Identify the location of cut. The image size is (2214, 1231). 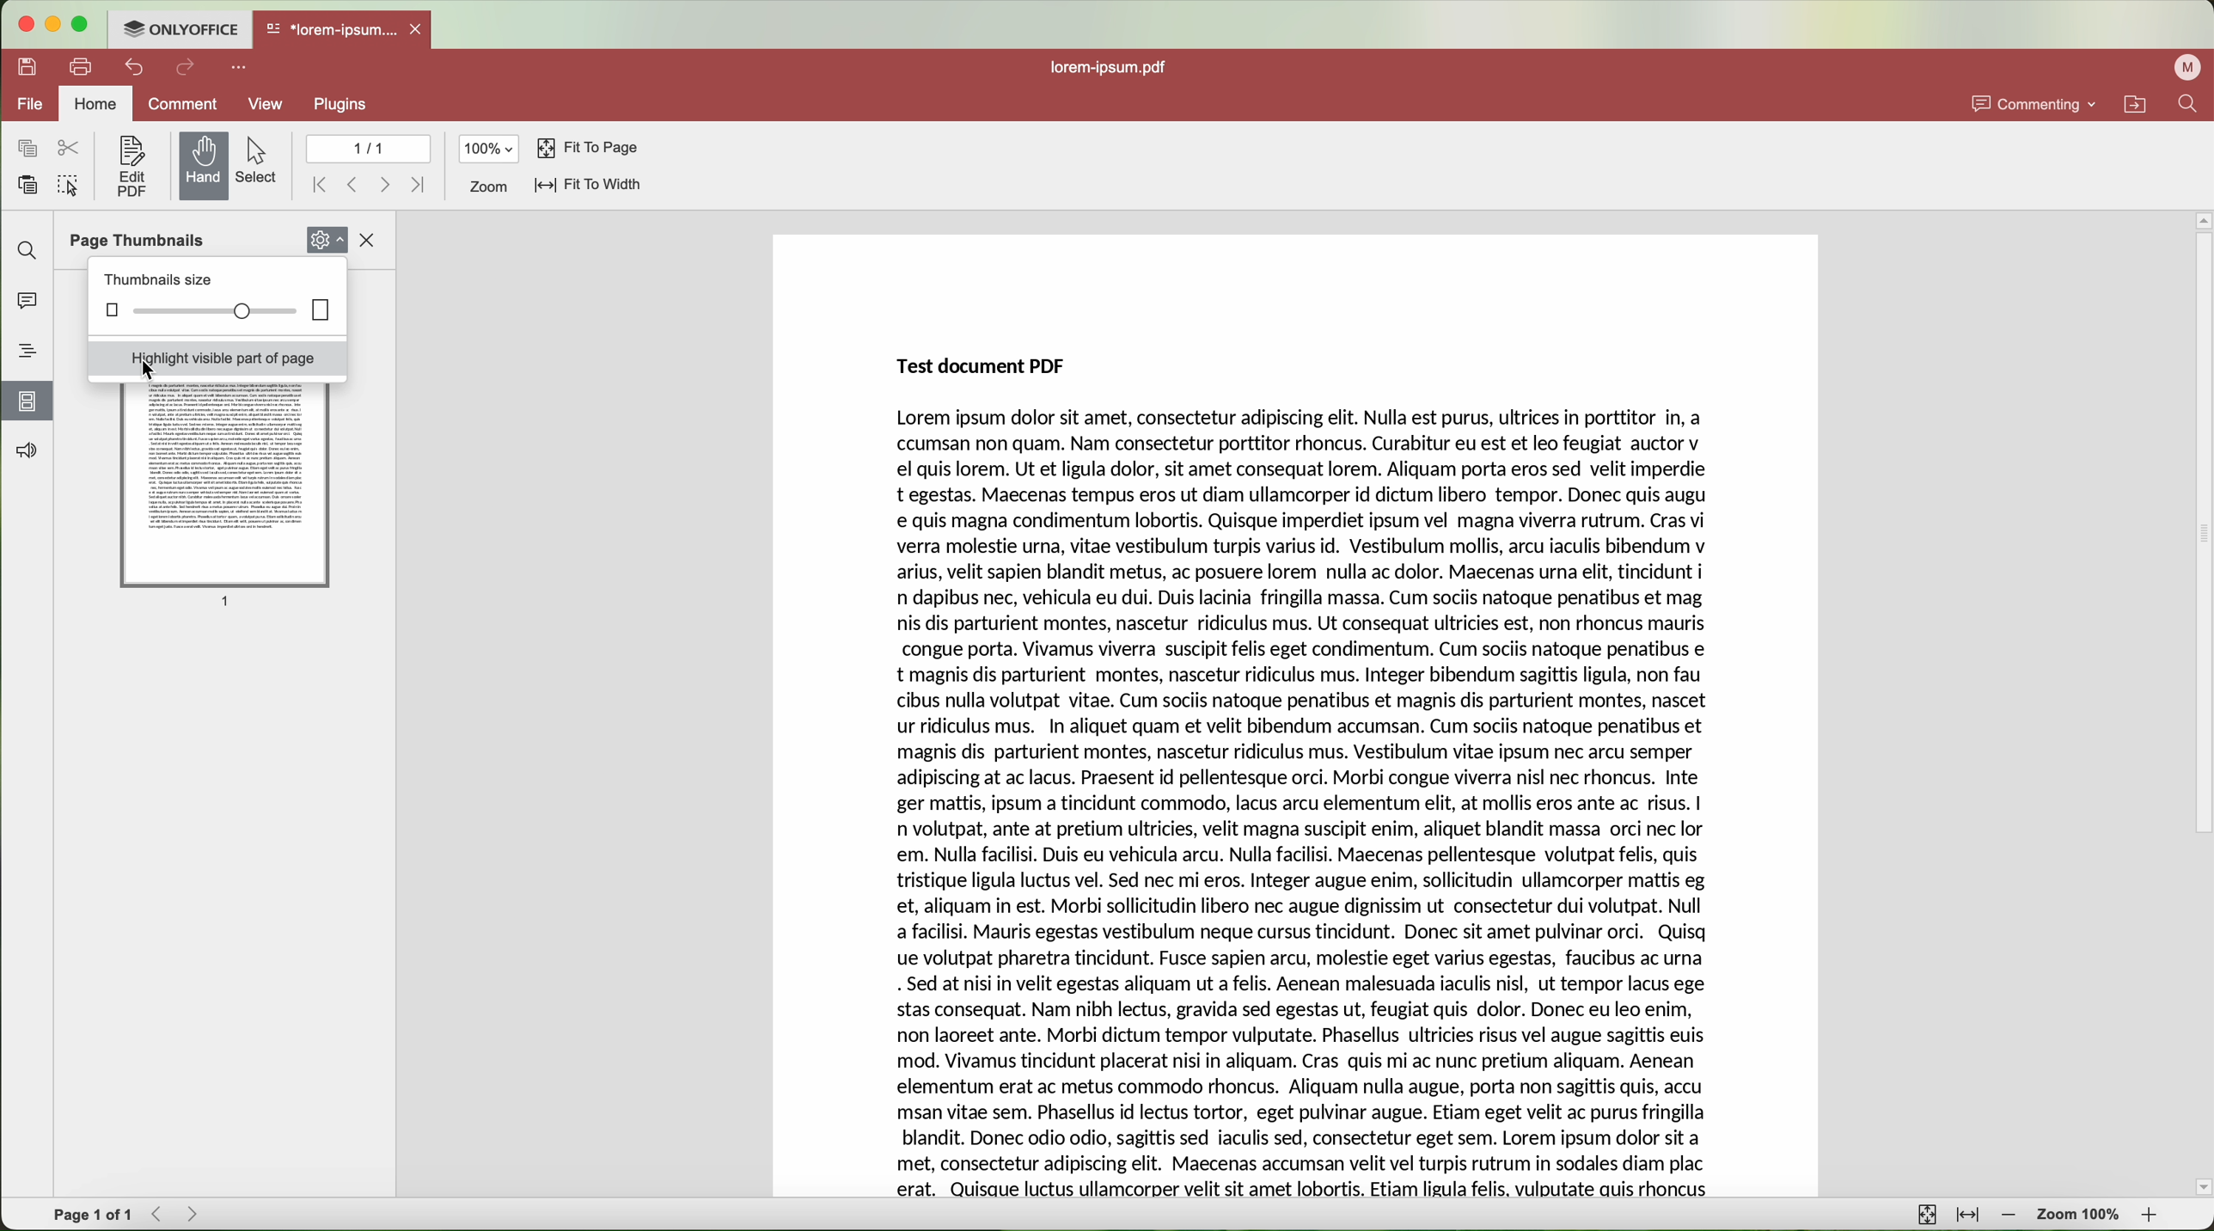
(70, 149).